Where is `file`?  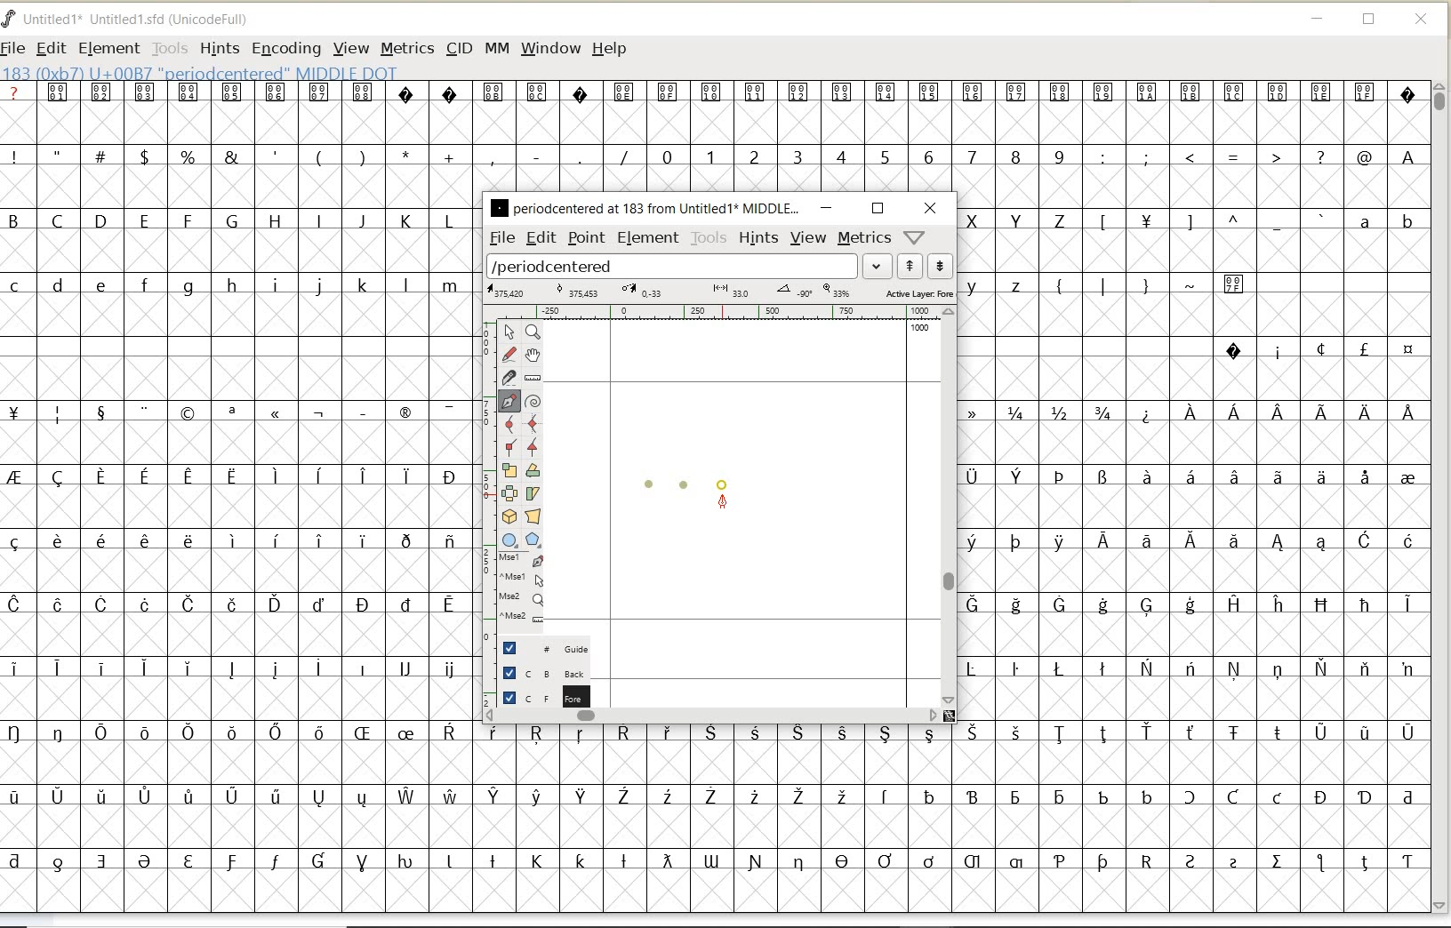 file is located at coordinates (500, 238).